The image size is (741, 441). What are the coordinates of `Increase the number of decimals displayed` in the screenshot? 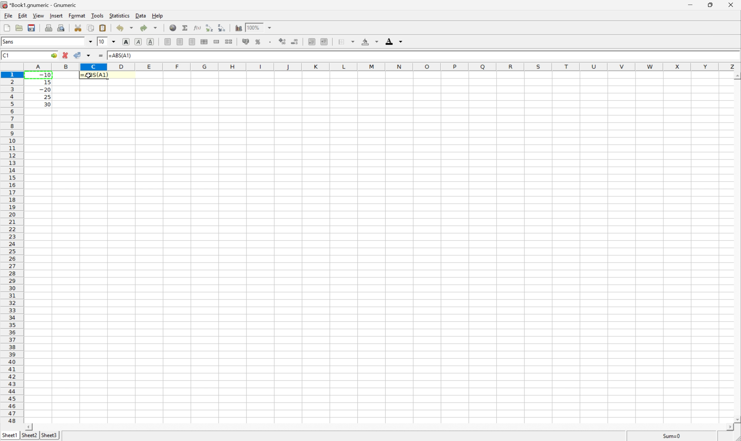 It's located at (284, 42).